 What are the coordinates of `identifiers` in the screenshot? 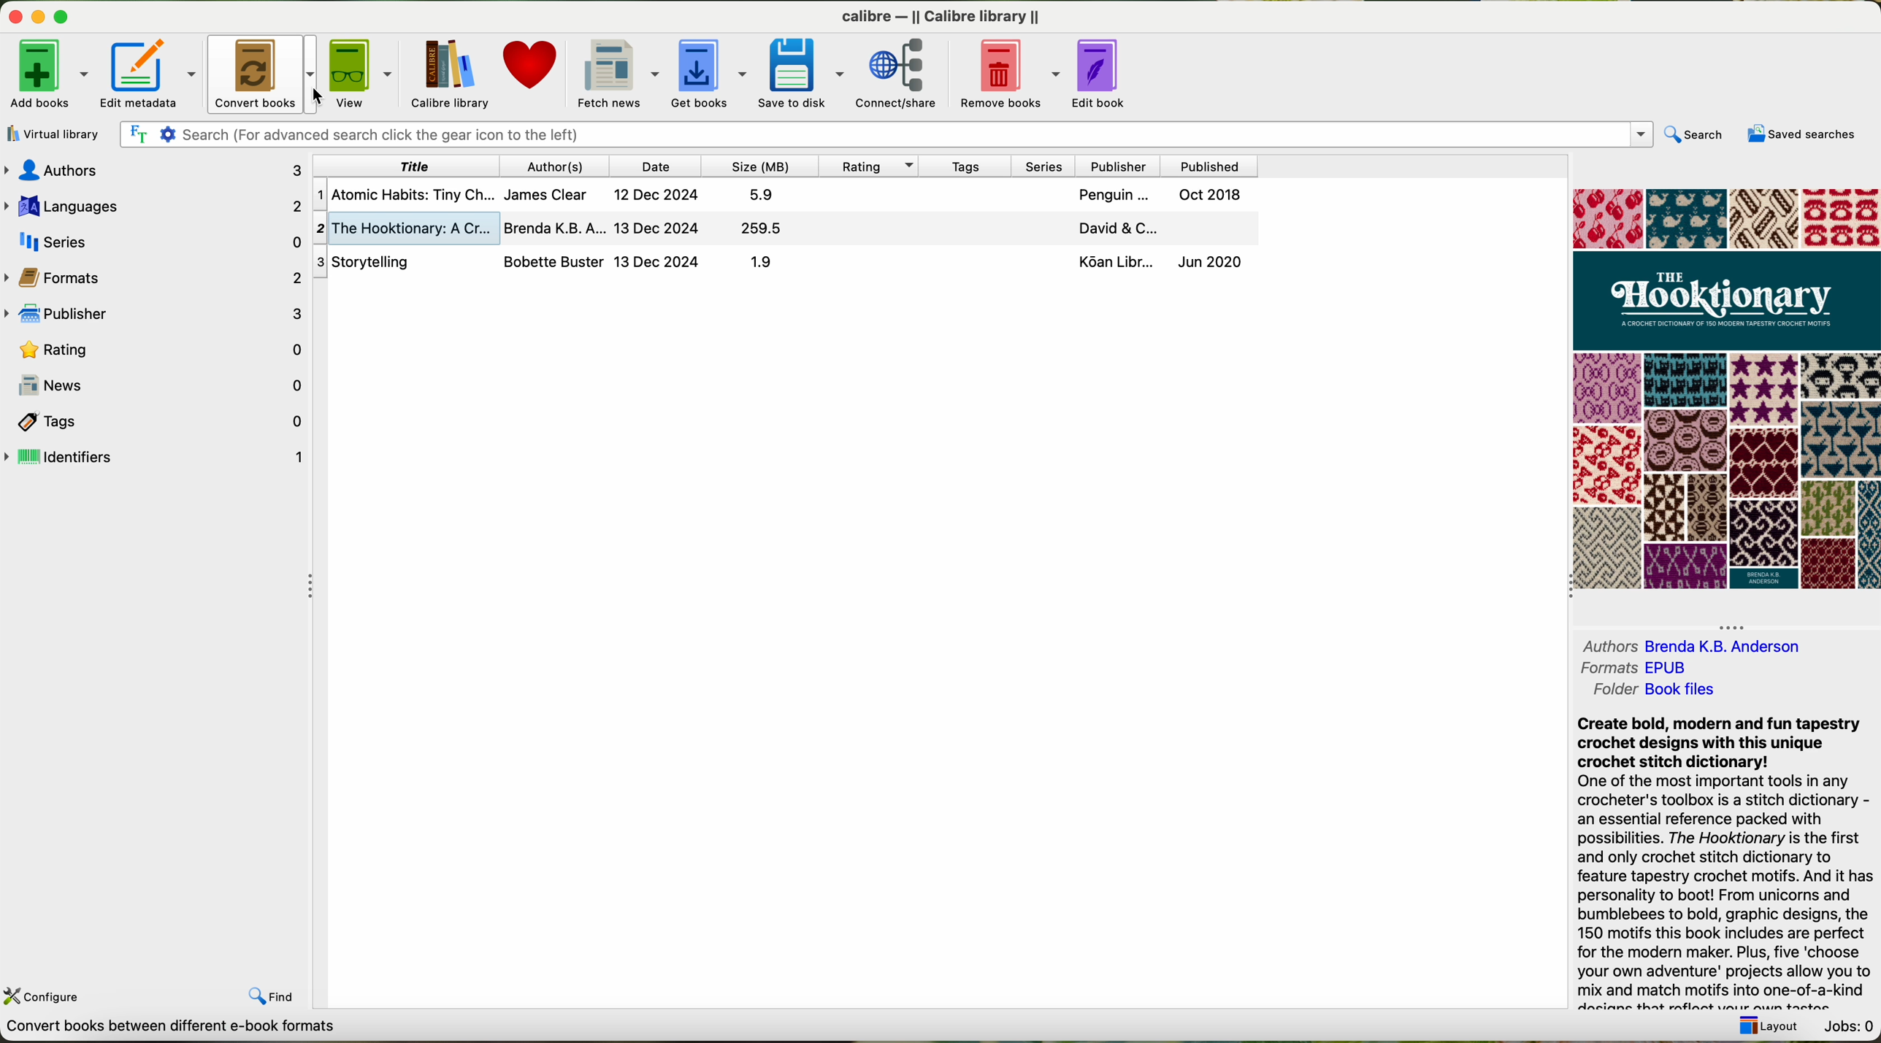 It's located at (156, 455).